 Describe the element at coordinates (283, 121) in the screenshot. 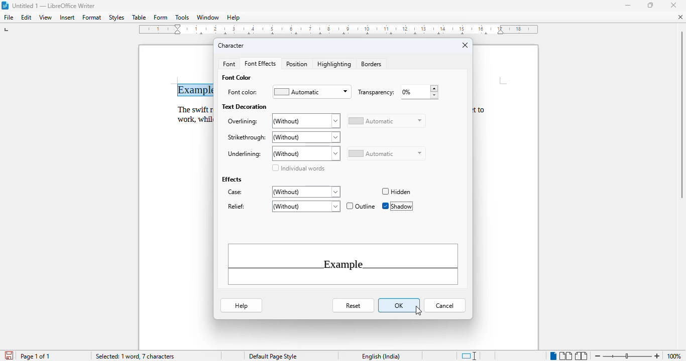

I see `overlining: (Without)` at that location.